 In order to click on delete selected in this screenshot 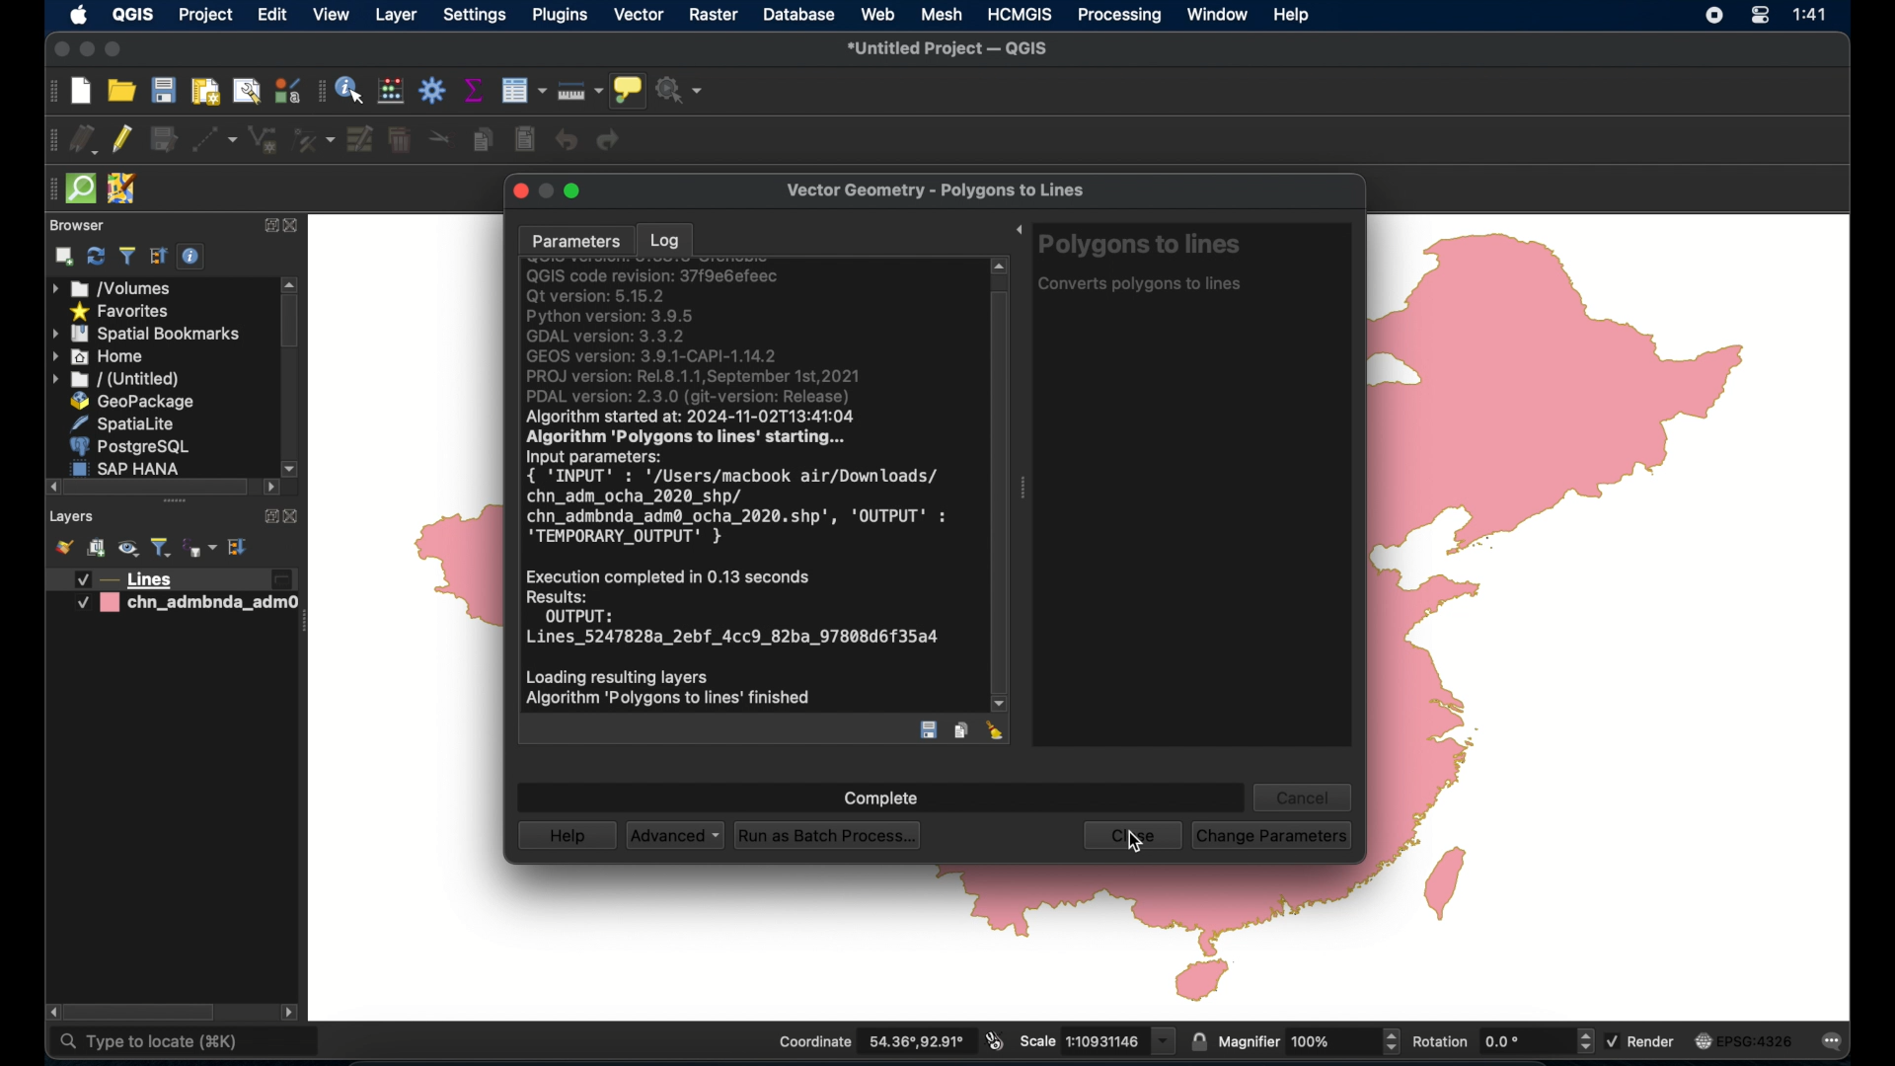, I will do `click(399, 140)`.